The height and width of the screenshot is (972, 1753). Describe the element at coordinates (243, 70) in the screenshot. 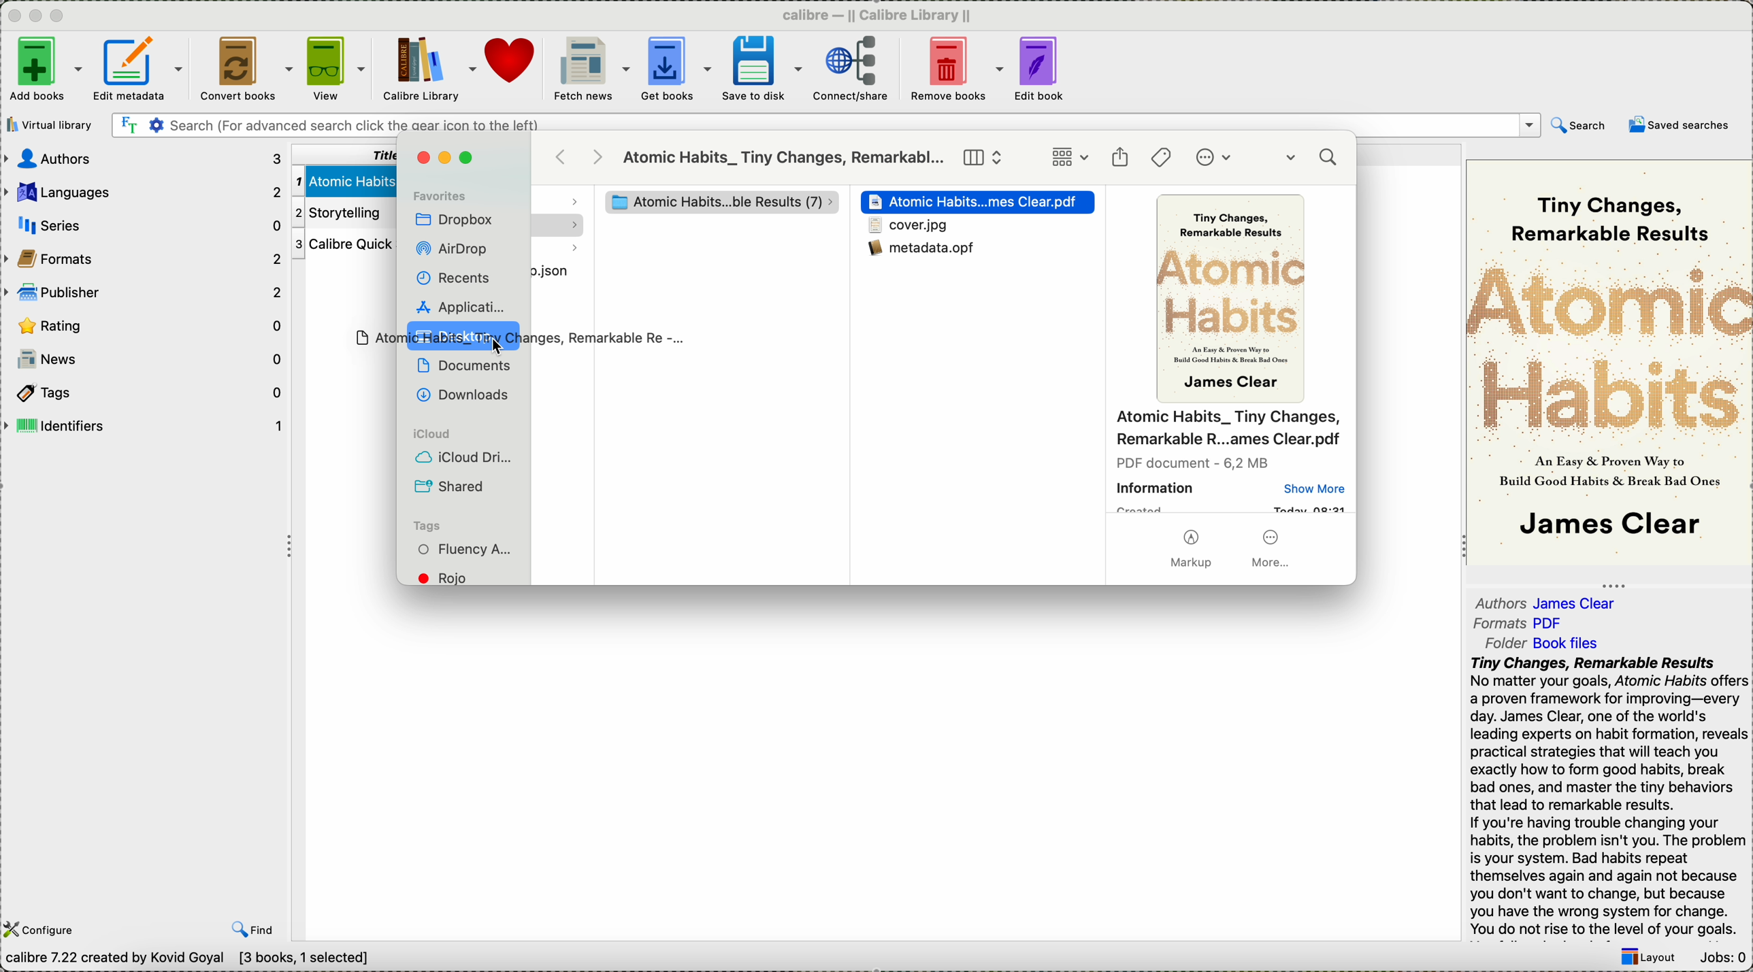

I see `convert books` at that location.